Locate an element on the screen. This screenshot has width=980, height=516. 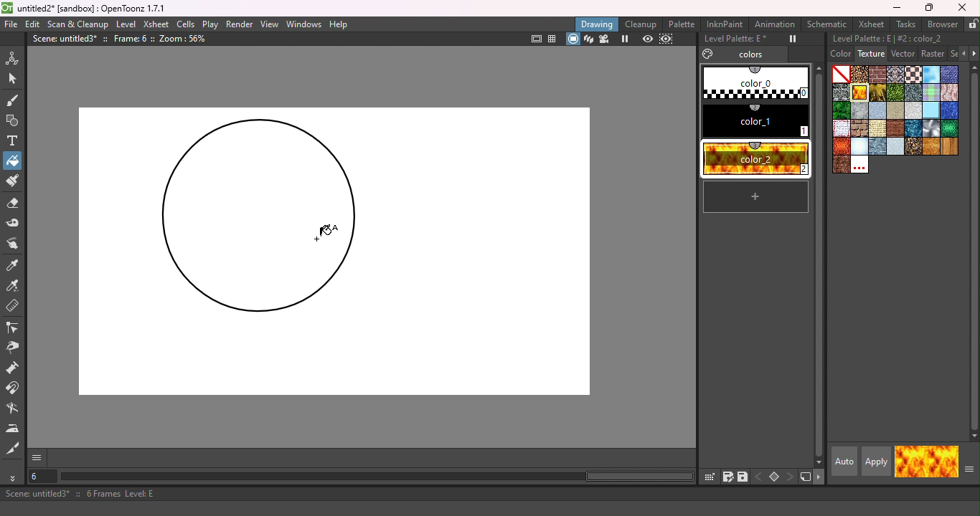
Control point editor tool is located at coordinates (13, 327).